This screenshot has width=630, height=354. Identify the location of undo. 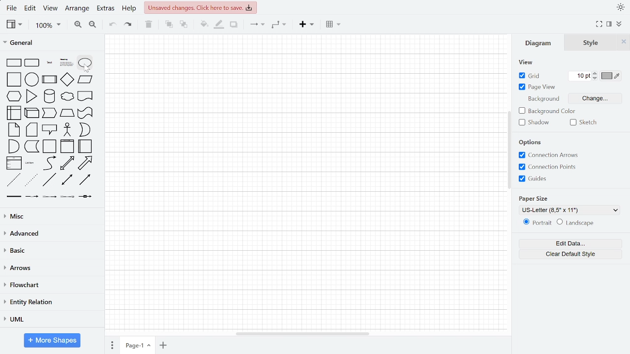
(111, 25).